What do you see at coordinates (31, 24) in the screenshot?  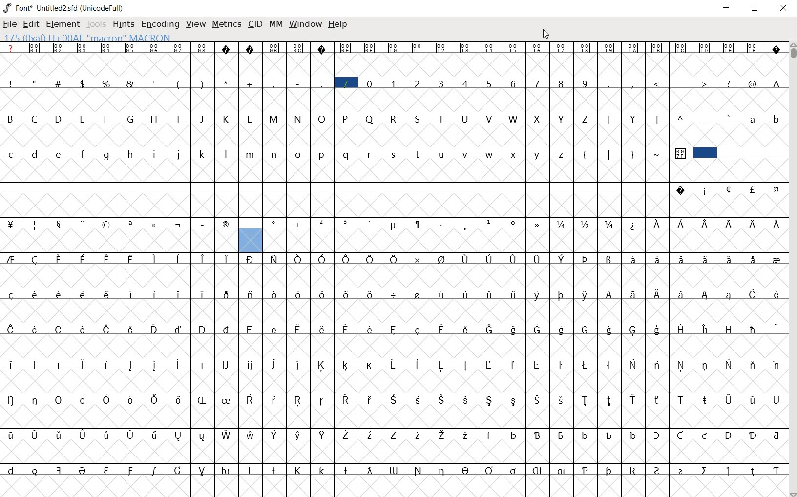 I see `edit` at bounding box center [31, 24].